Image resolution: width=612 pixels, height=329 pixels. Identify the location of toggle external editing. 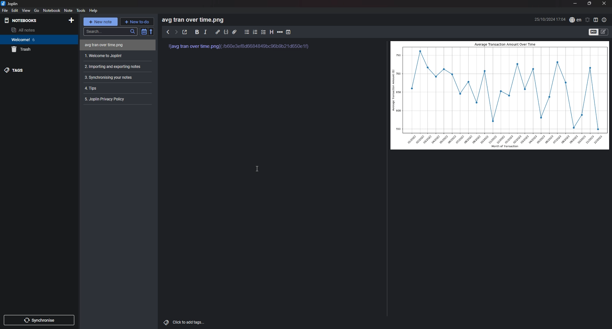
(185, 32).